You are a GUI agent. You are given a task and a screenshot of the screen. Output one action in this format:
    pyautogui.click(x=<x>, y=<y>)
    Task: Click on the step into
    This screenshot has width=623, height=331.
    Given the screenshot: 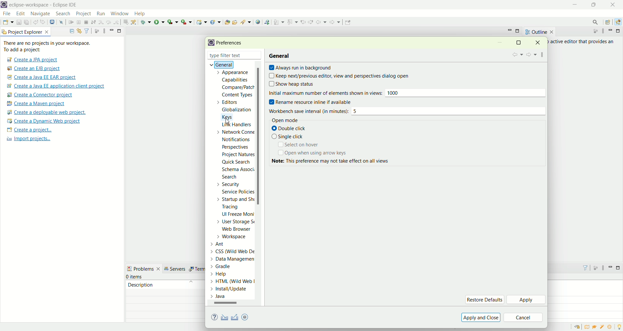 What is the action you would take?
    pyautogui.click(x=101, y=21)
    